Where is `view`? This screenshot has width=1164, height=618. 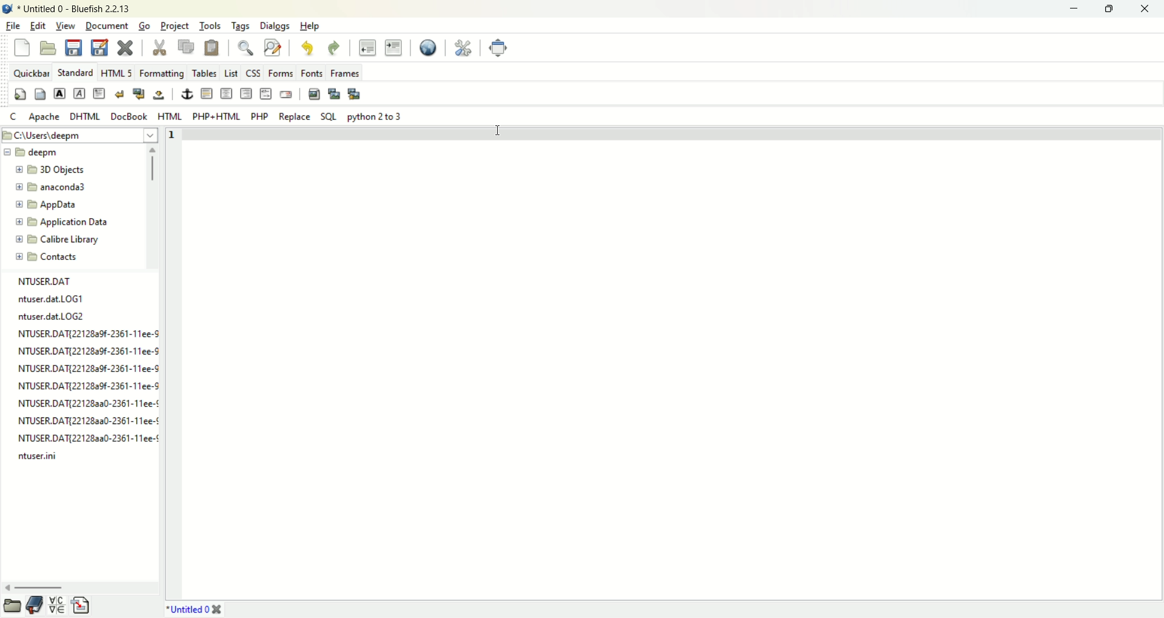
view is located at coordinates (66, 26).